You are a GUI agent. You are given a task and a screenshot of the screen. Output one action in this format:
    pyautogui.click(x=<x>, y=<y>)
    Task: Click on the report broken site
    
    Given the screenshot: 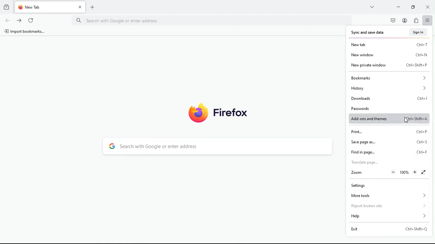 What is the action you would take?
    pyautogui.click(x=389, y=206)
    